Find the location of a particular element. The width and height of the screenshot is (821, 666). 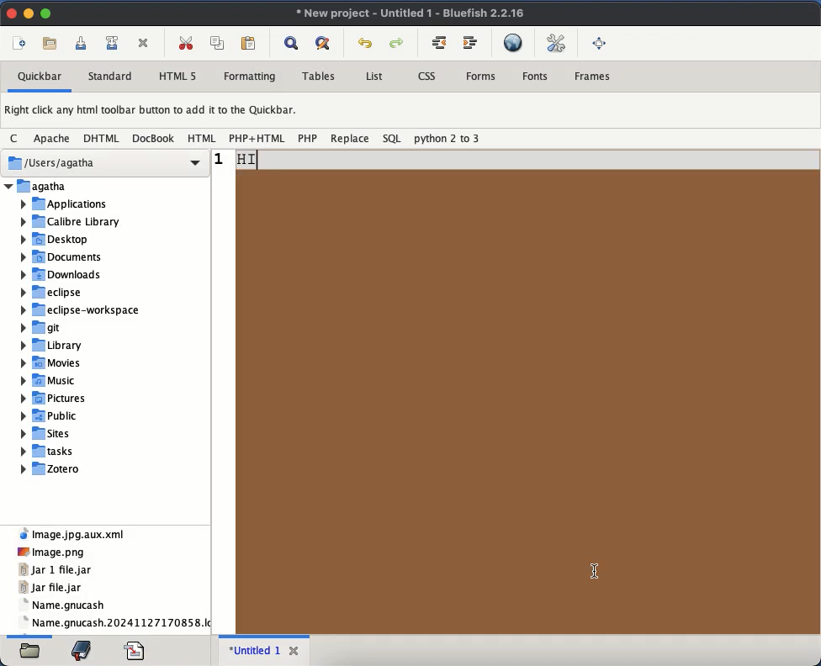

hyperlink is located at coordinates (514, 41).